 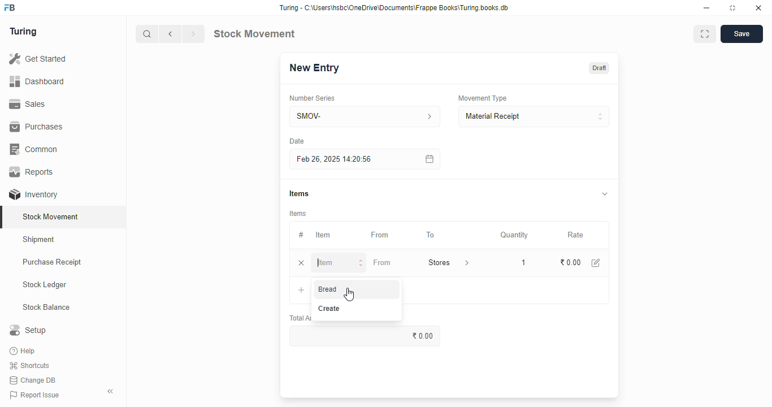 I want to click on 1, so click(x=521, y=262).